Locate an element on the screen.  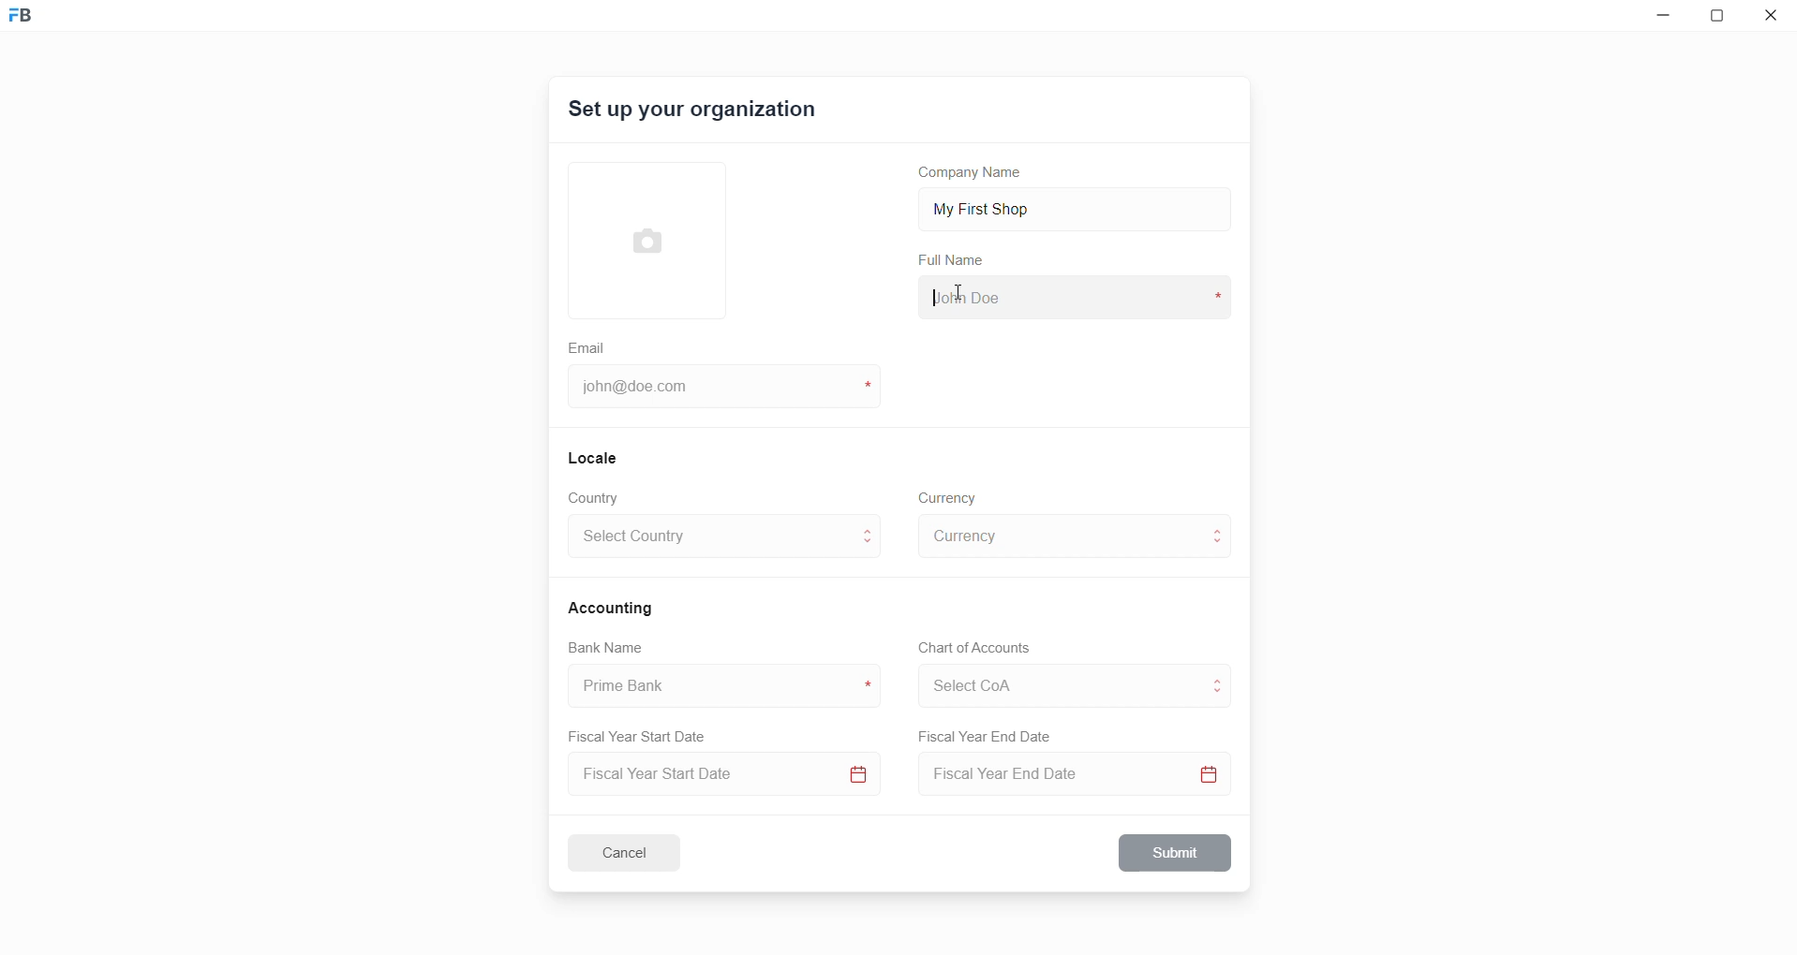
Cancel  is located at coordinates (636, 852).